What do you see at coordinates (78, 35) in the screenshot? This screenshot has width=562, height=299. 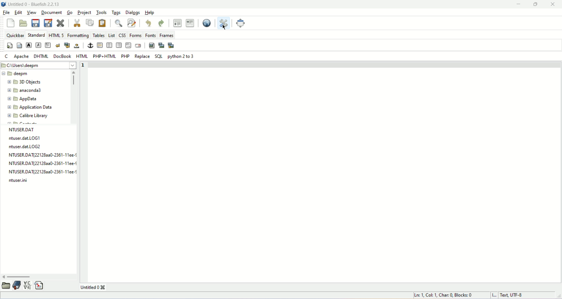 I see `formatting` at bounding box center [78, 35].